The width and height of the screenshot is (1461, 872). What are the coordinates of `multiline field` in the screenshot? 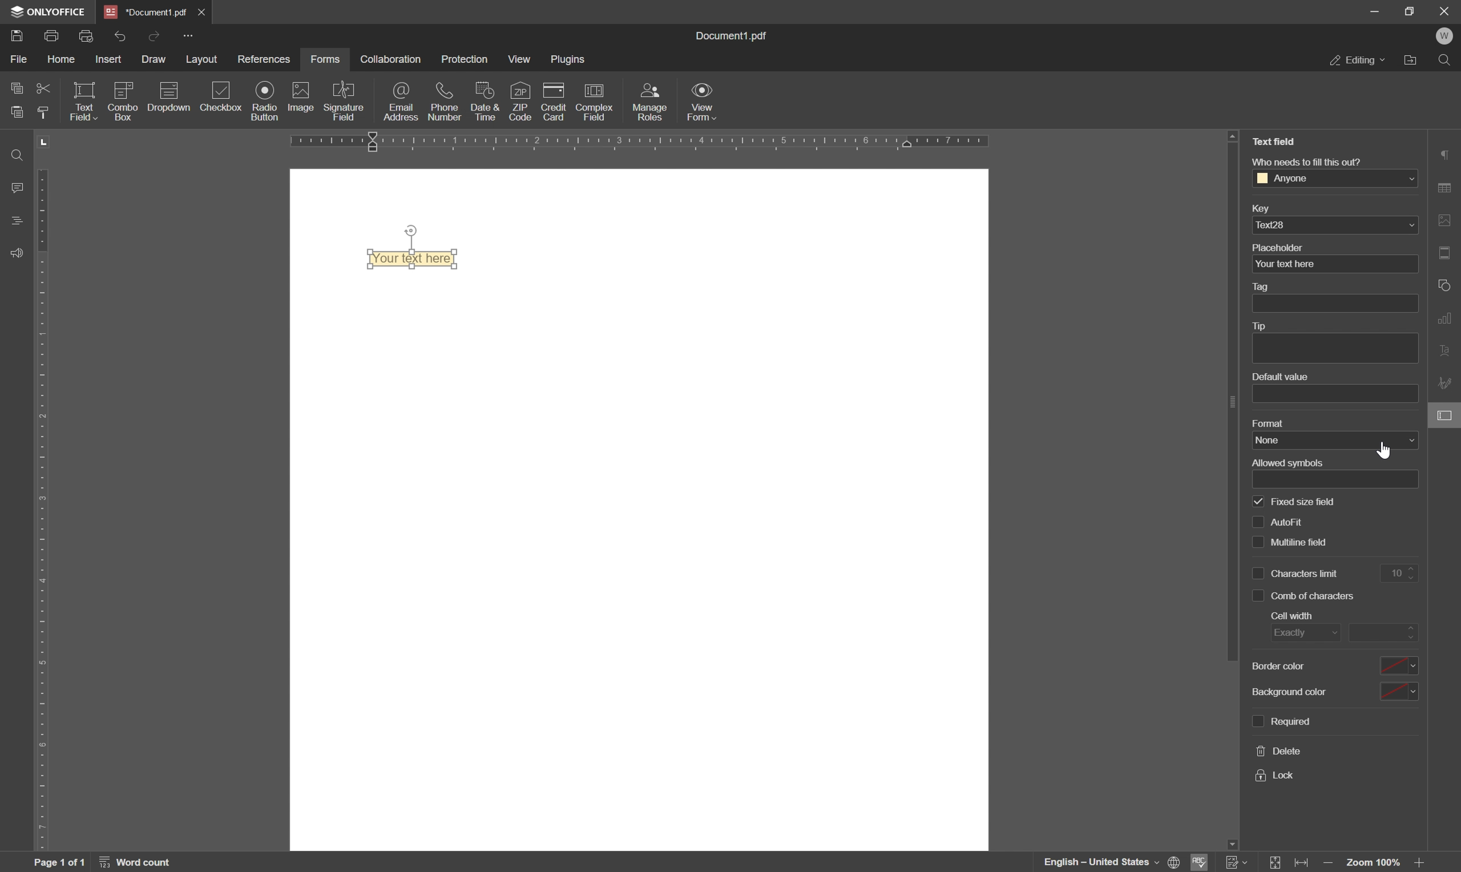 It's located at (1292, 542).